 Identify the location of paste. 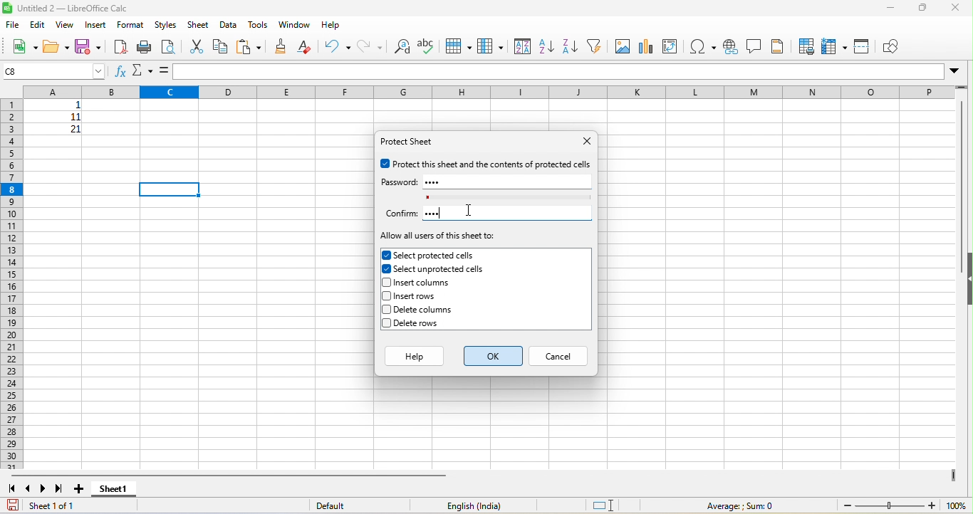
(249, 47).